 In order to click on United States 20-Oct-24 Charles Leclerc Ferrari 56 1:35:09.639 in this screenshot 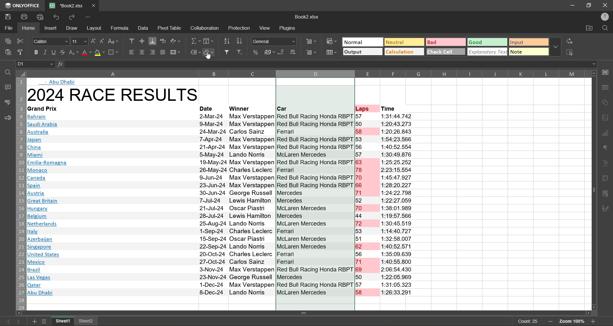, I will do `click(223, 254)`.